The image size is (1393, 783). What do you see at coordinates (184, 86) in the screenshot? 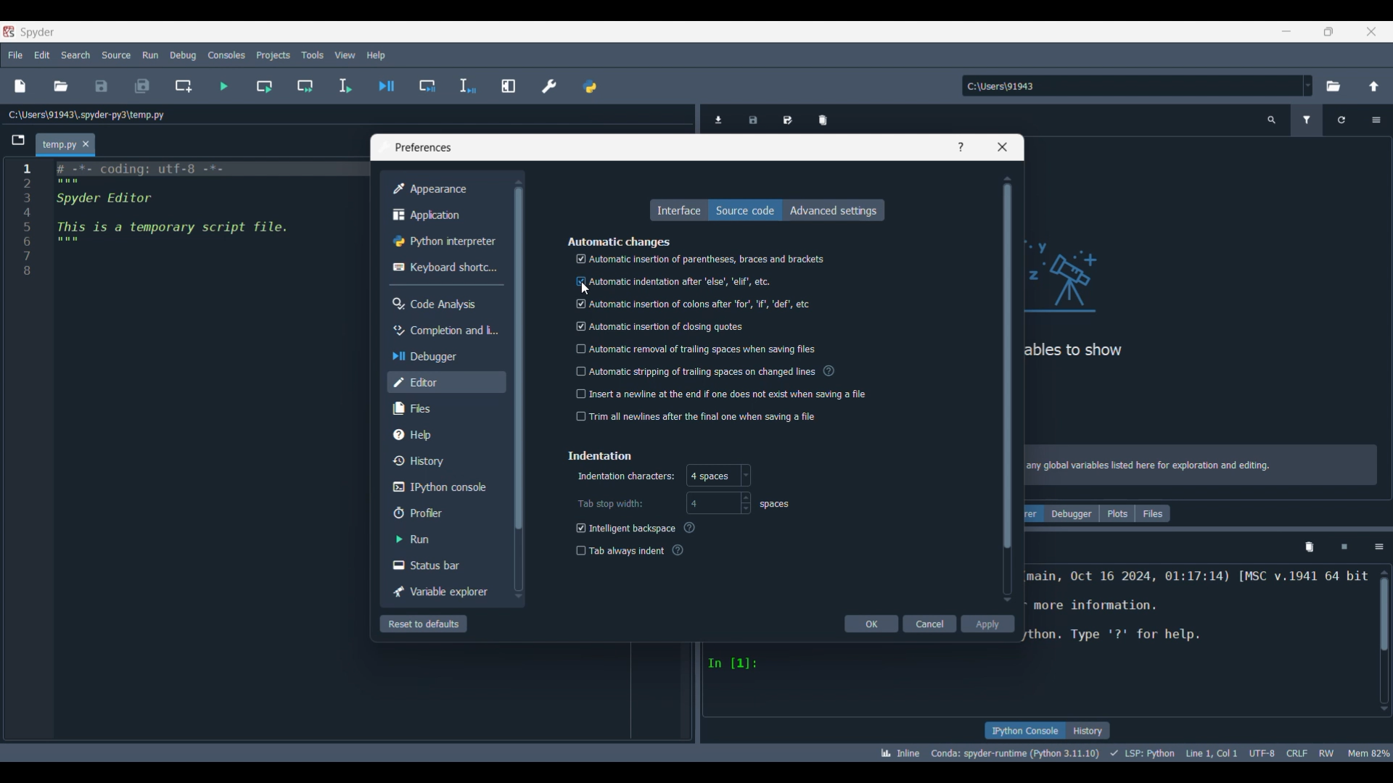
I see `Create new cell at current line` at bounding box center [184, 86].